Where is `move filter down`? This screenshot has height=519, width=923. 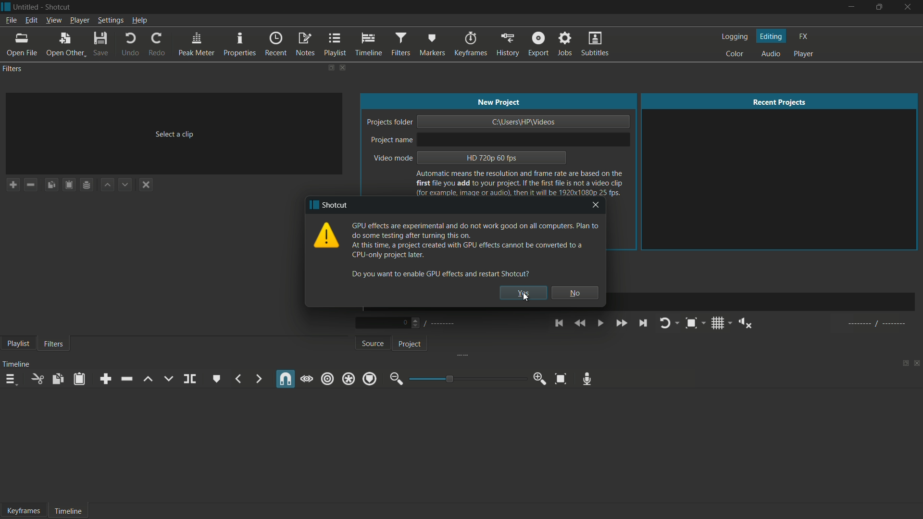 move filter down is located at coordinates (126, 185).